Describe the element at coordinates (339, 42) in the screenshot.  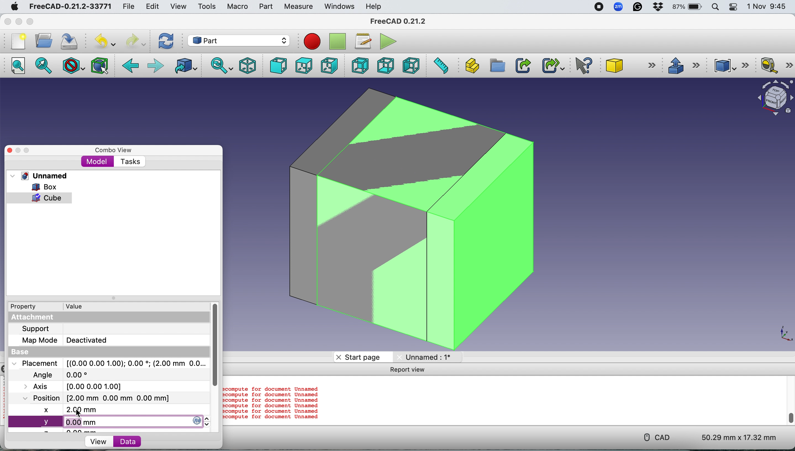
I see `Stop recording macros` at that location.